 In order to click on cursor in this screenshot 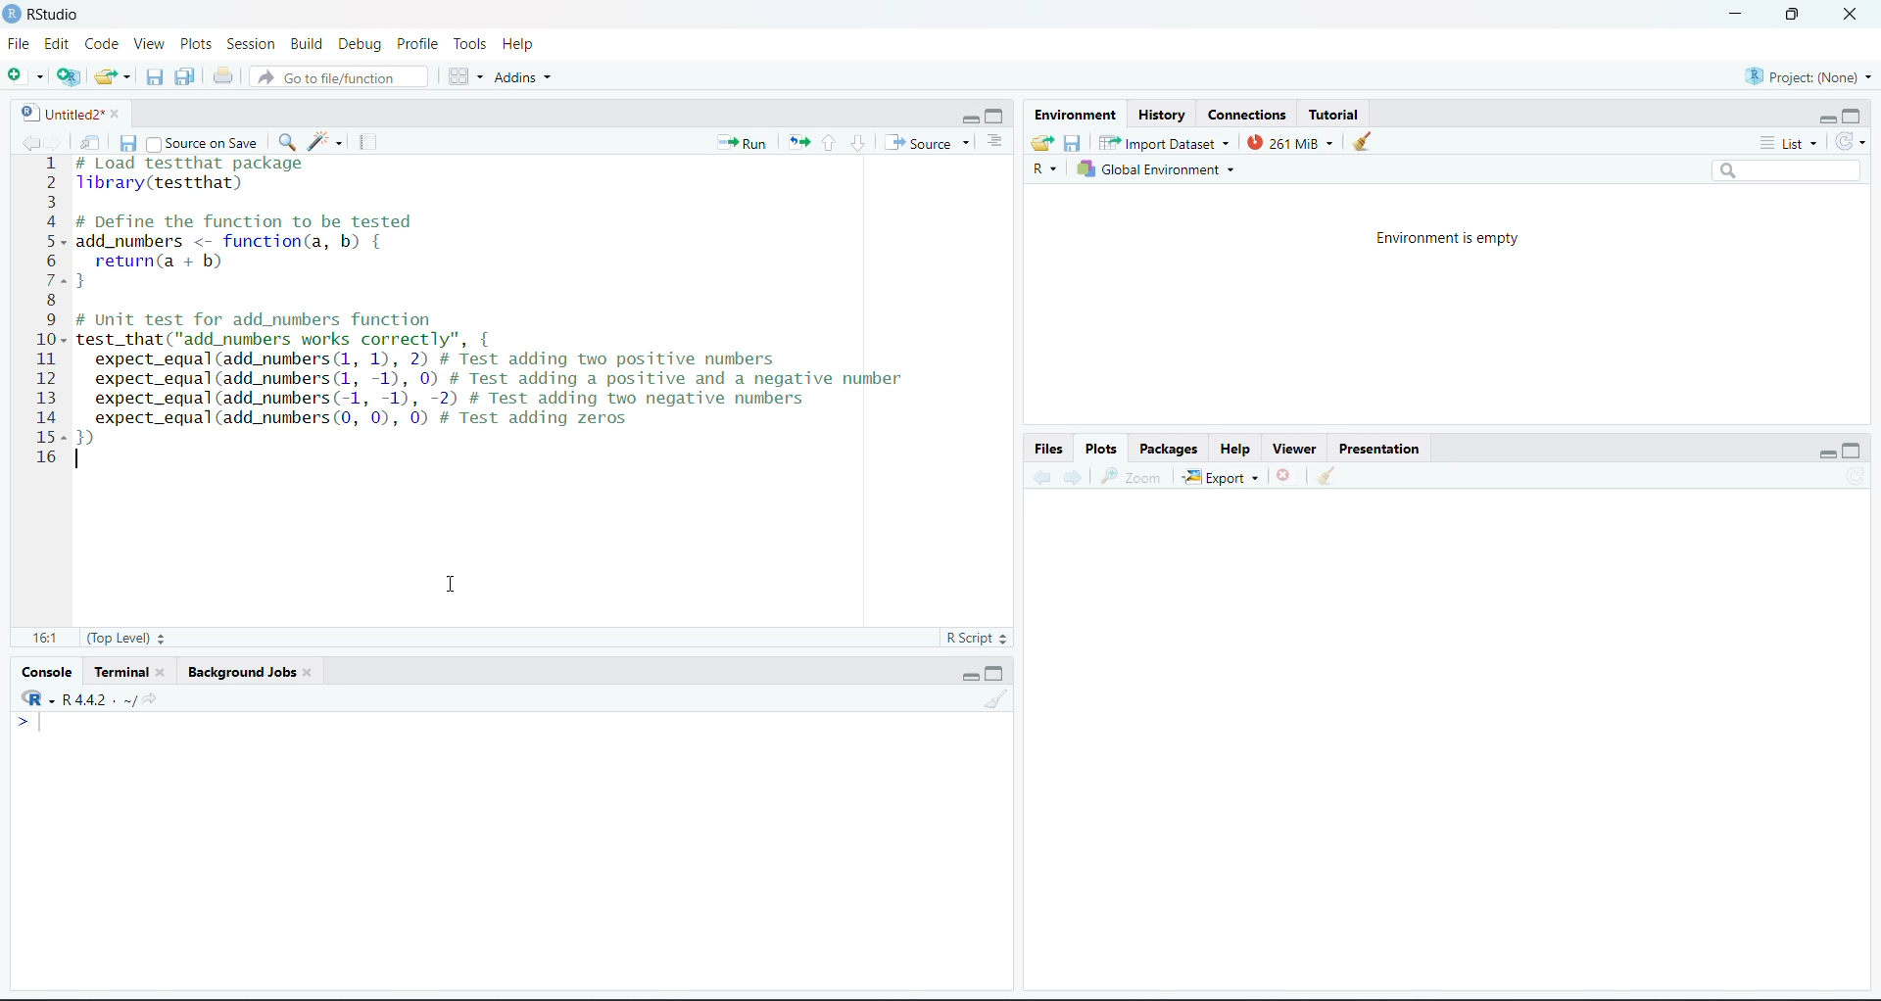, I will do `click(451, 584)`.